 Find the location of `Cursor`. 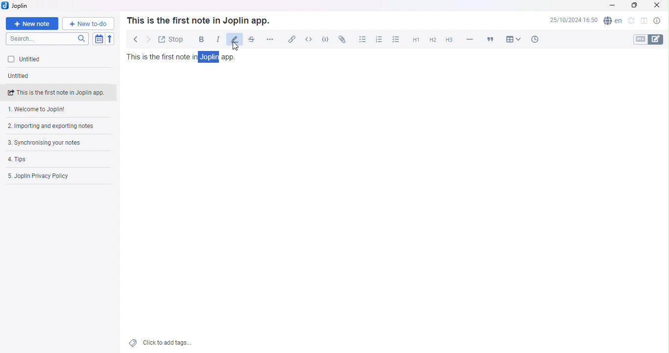

Cursor is located at coordinates (236, 47).